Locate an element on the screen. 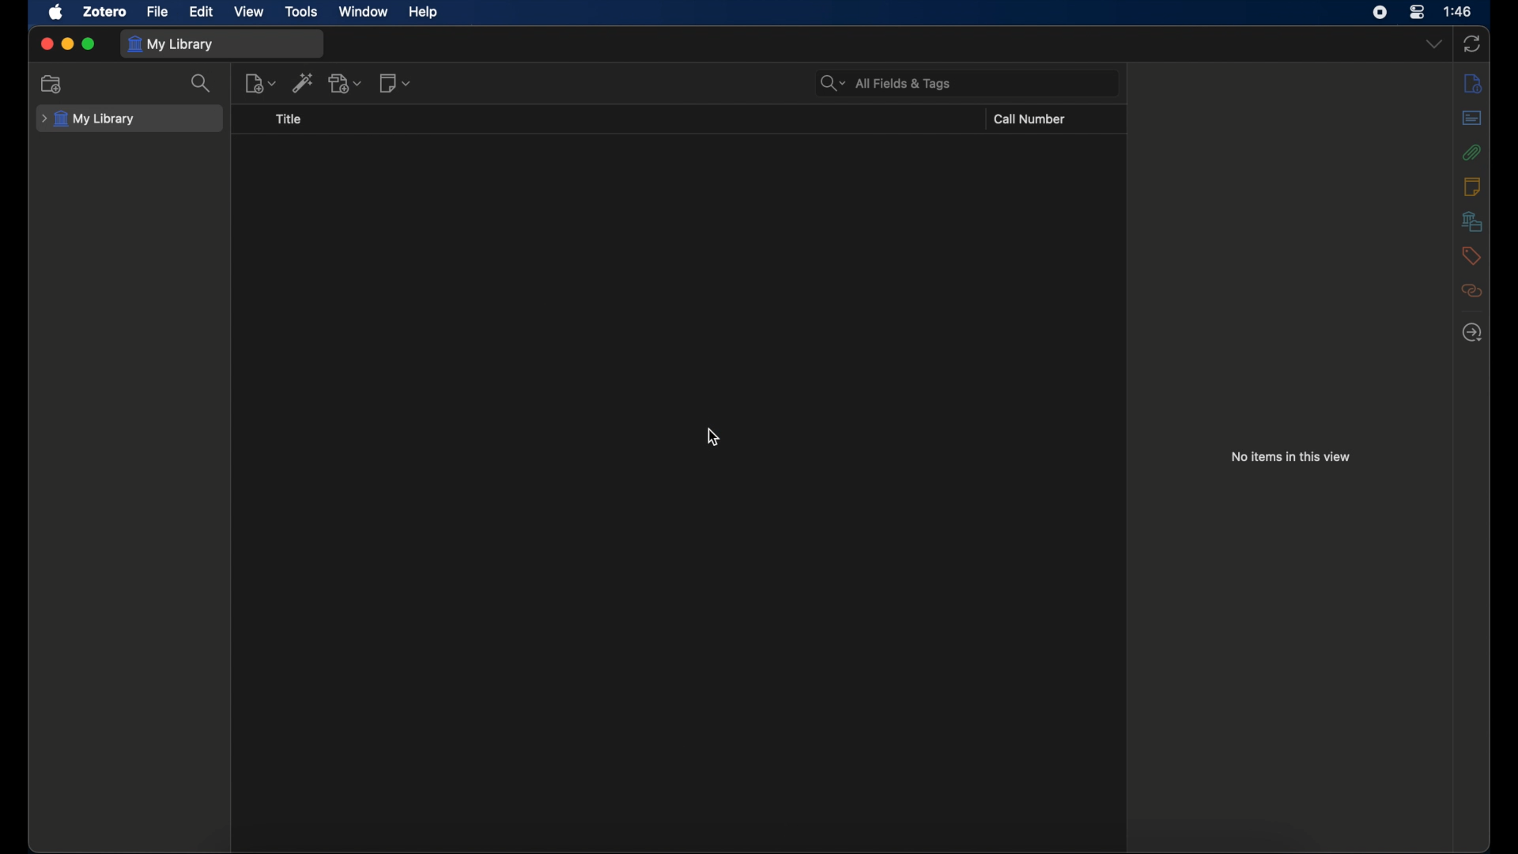 The width and height of the screenshot is (1518, 854). zotero is located at coordinates (104, 11).